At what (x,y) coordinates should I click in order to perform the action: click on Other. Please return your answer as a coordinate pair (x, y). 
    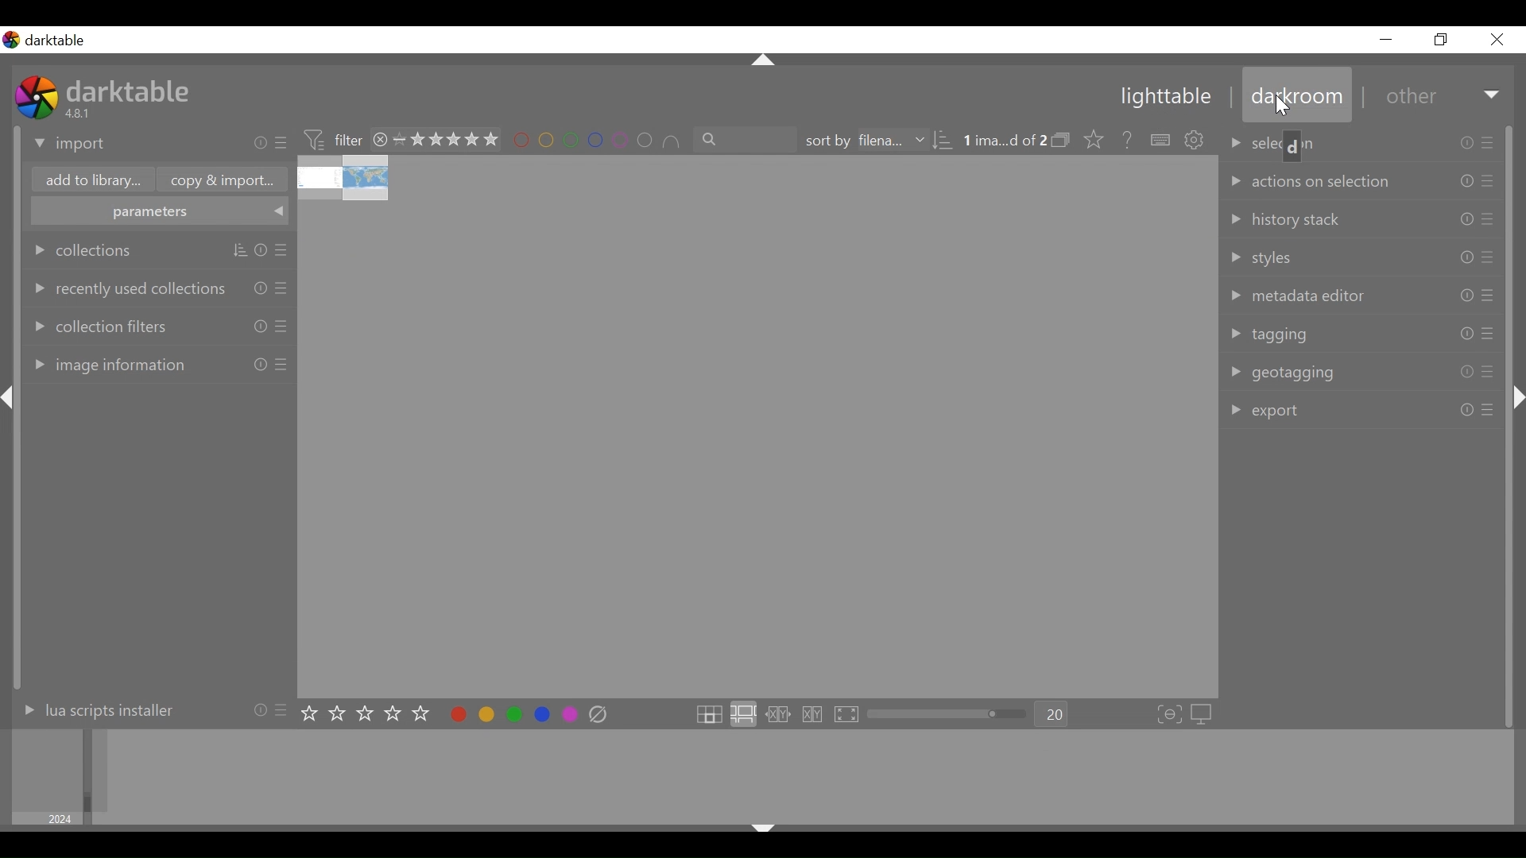
    Looking at the image, I should click on (1443, 95).